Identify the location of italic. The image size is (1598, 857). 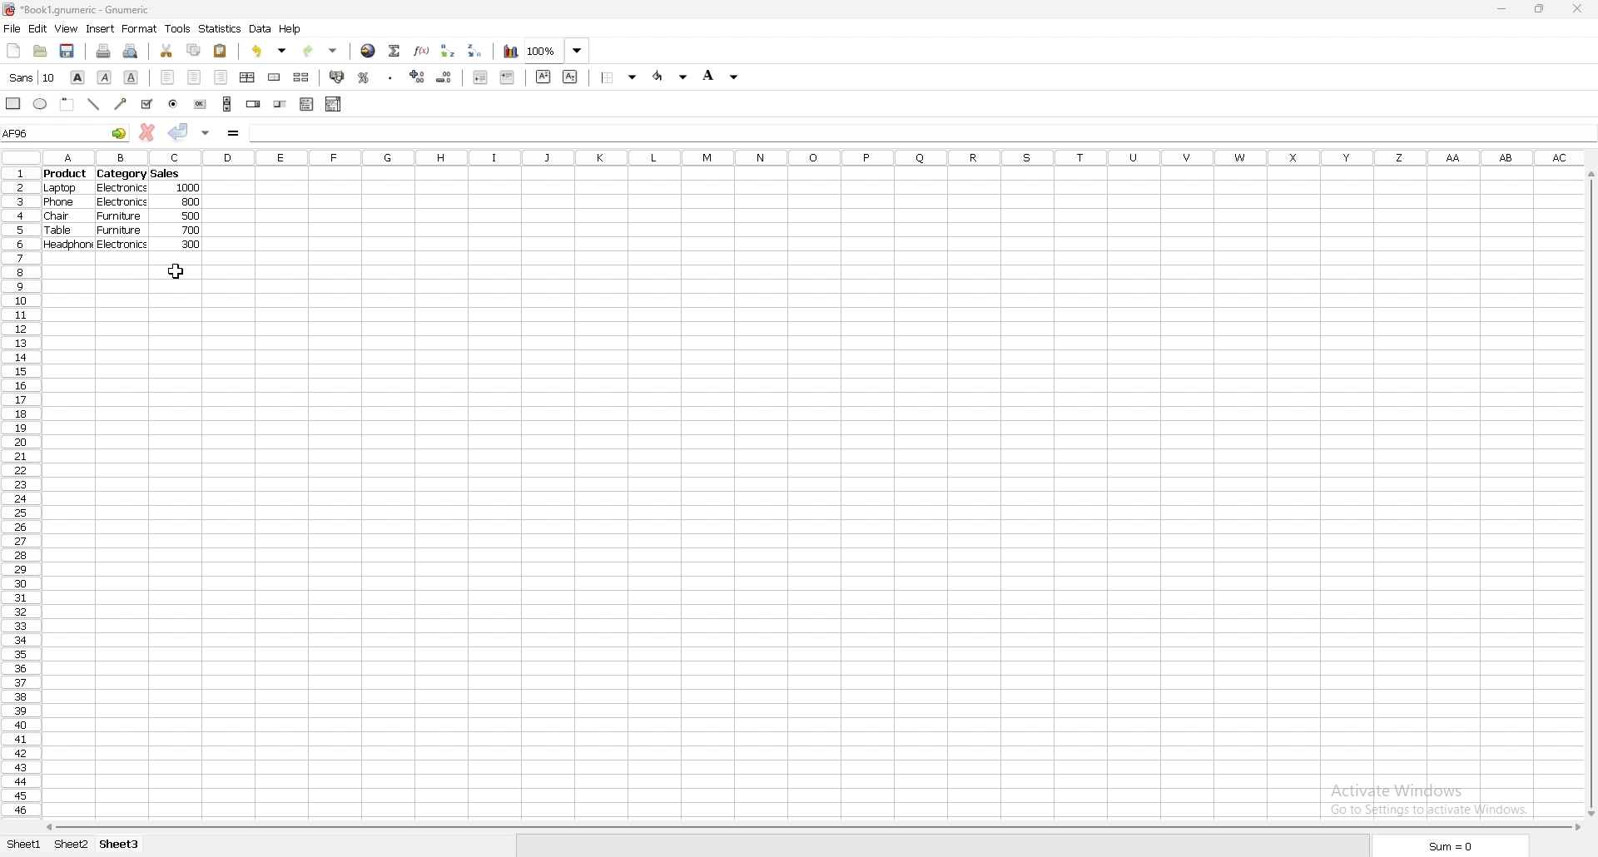
(105, 77).